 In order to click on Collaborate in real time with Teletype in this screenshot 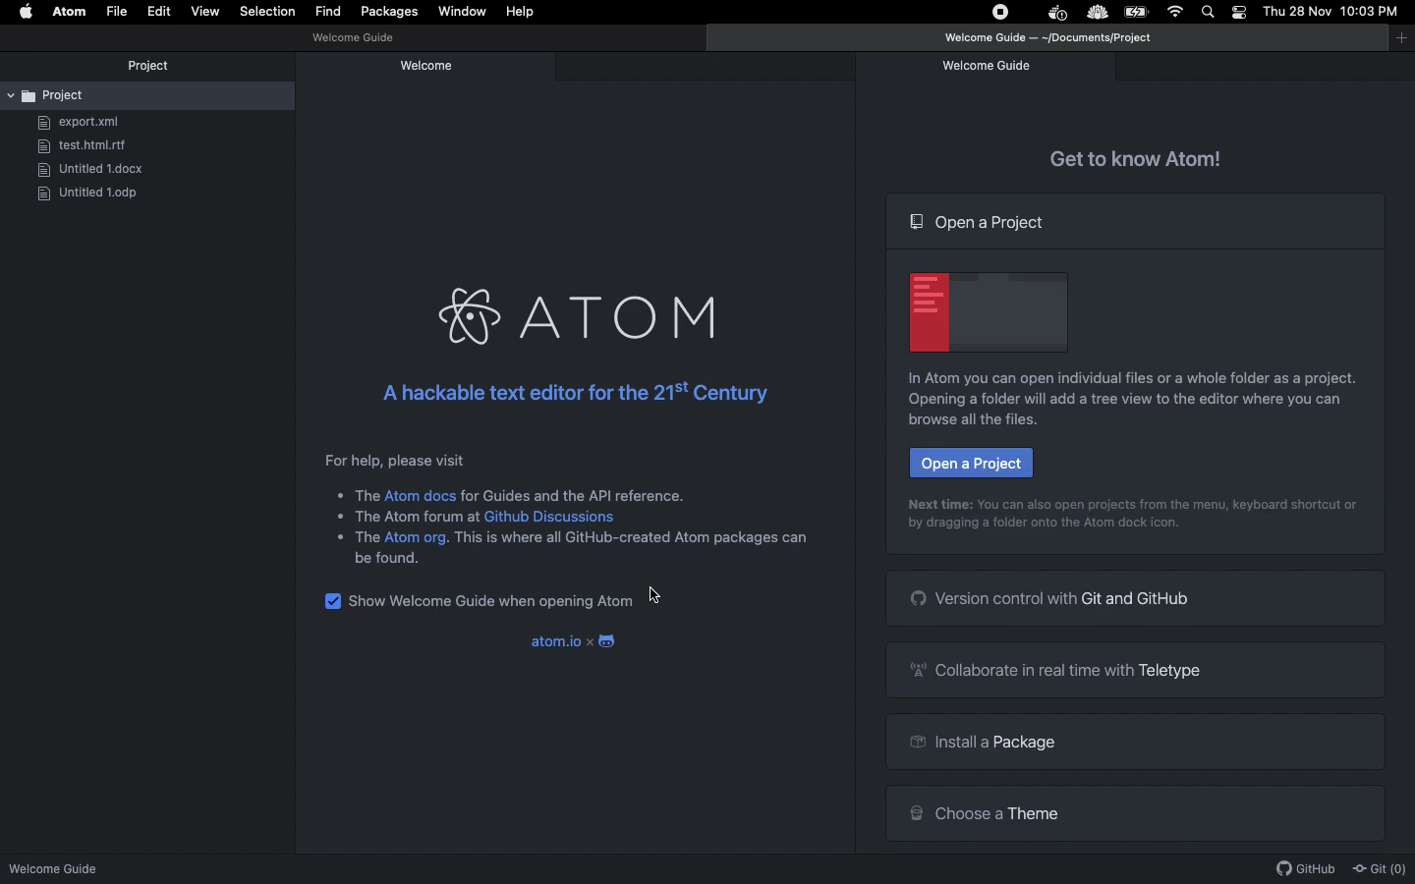, I will do `click(1065, 668)`.